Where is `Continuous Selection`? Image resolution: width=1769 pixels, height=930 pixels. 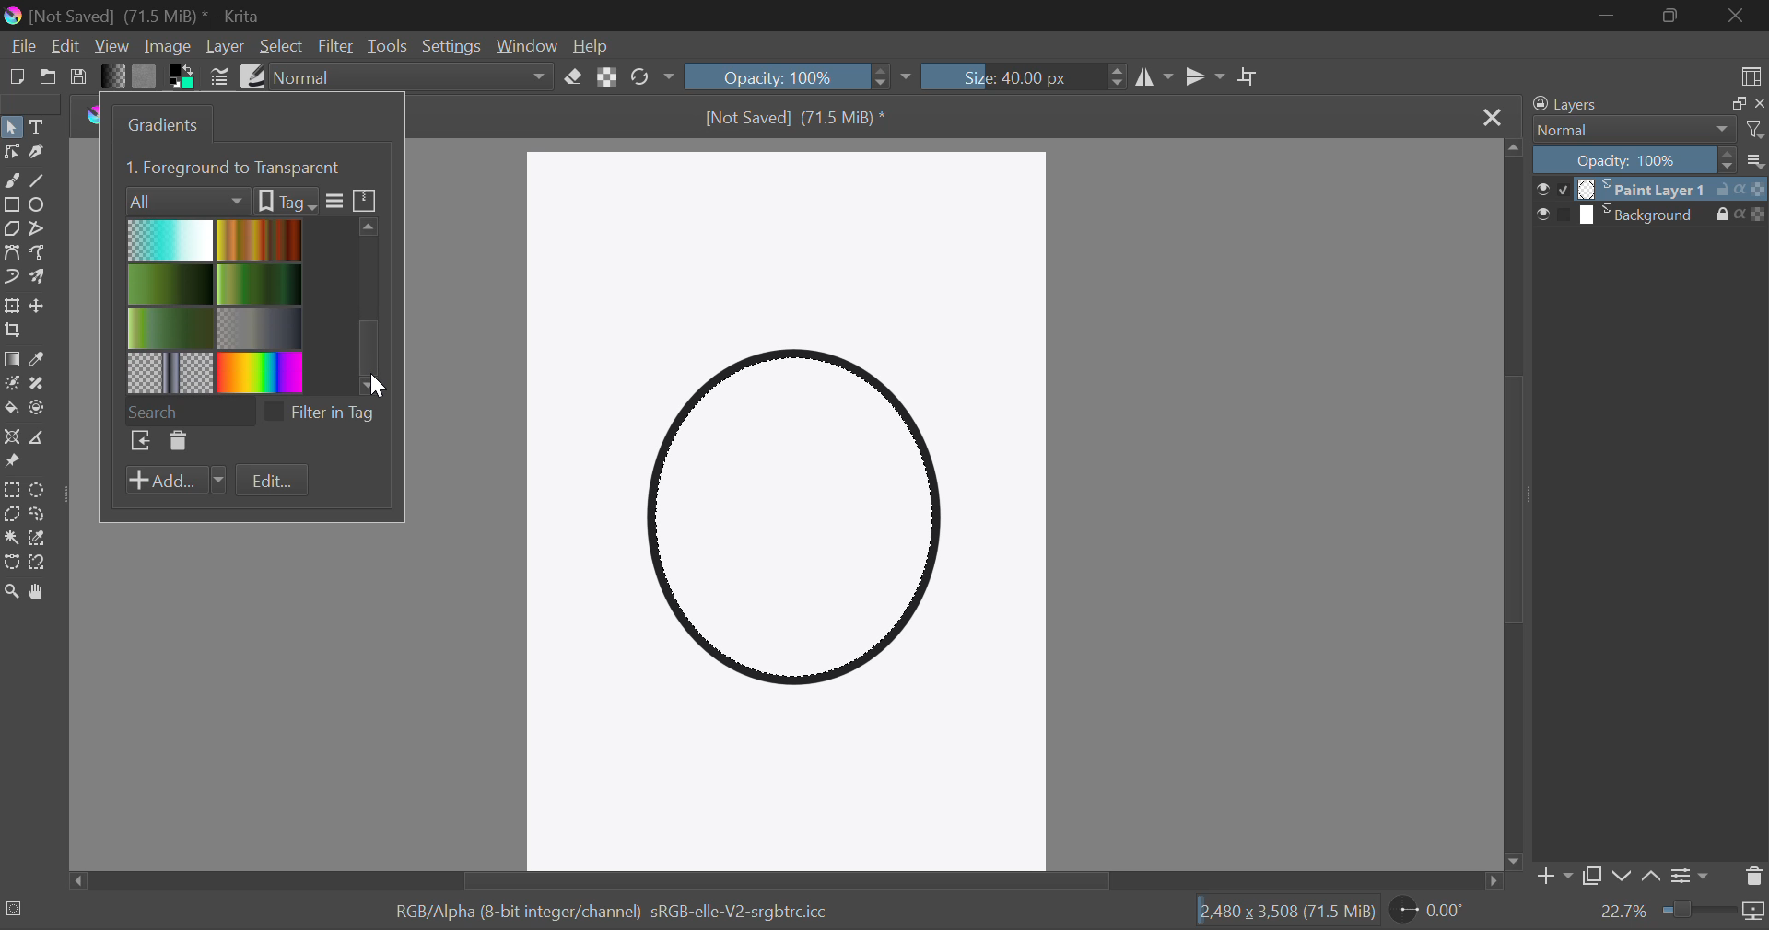 Continuous Selection is located at coordinates (13, 537).